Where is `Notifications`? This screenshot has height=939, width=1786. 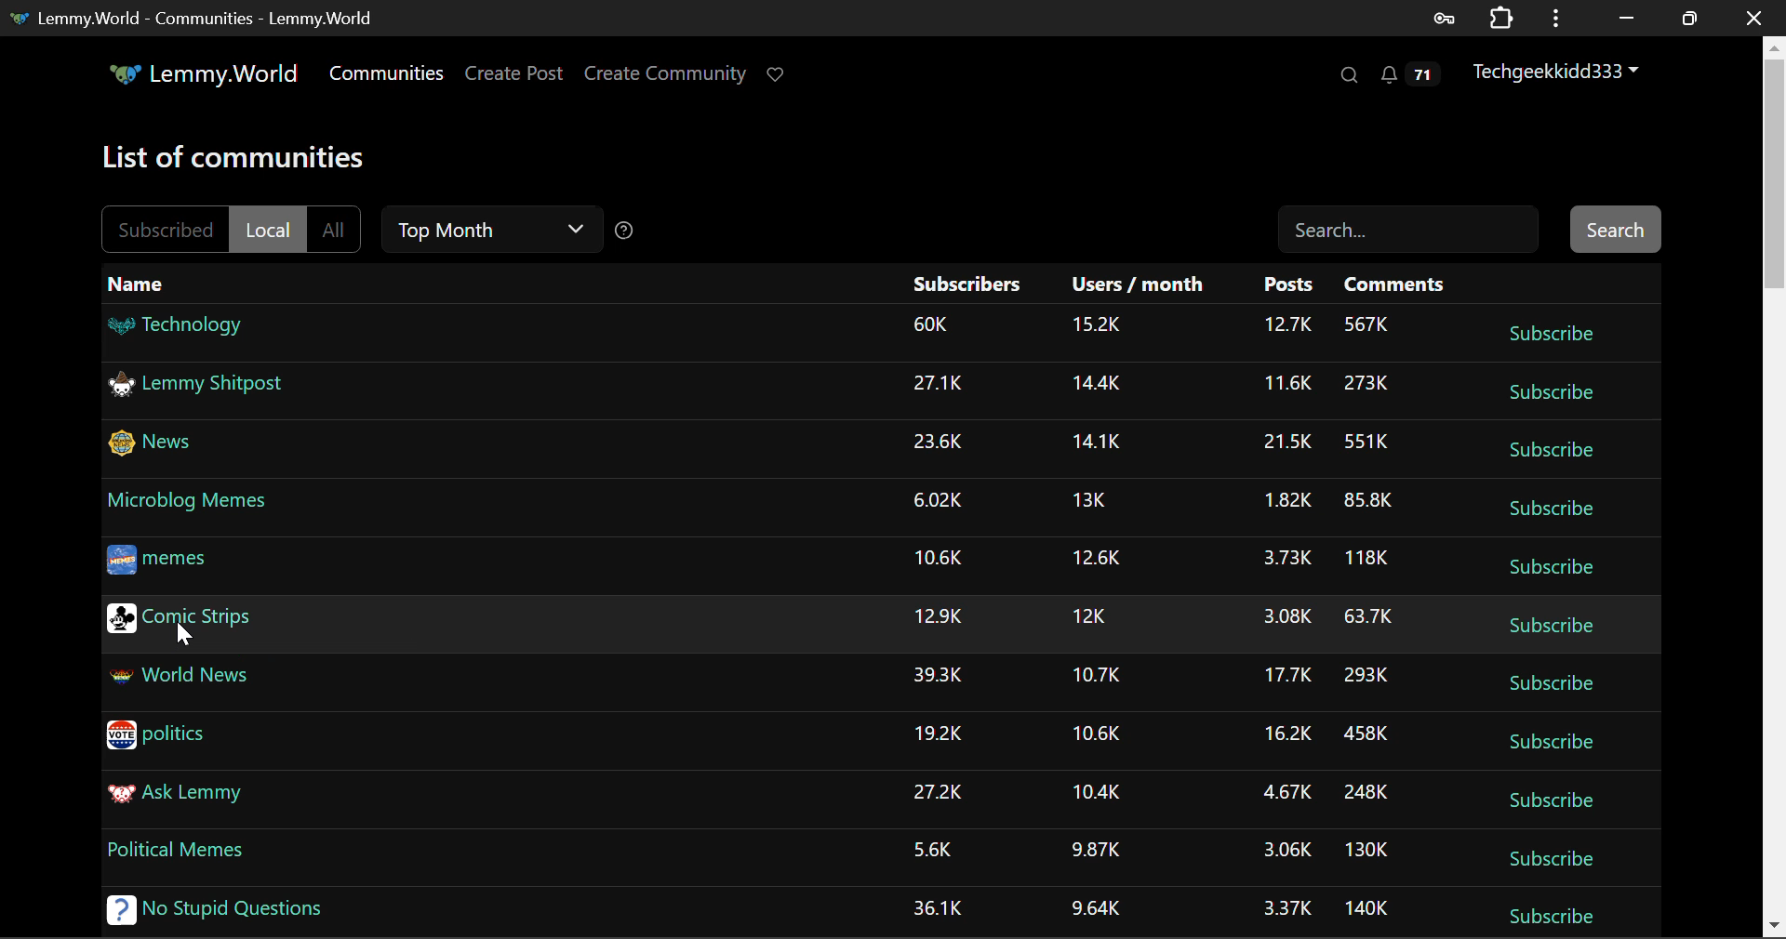
Notifications is located at coordinates (1406, 74).